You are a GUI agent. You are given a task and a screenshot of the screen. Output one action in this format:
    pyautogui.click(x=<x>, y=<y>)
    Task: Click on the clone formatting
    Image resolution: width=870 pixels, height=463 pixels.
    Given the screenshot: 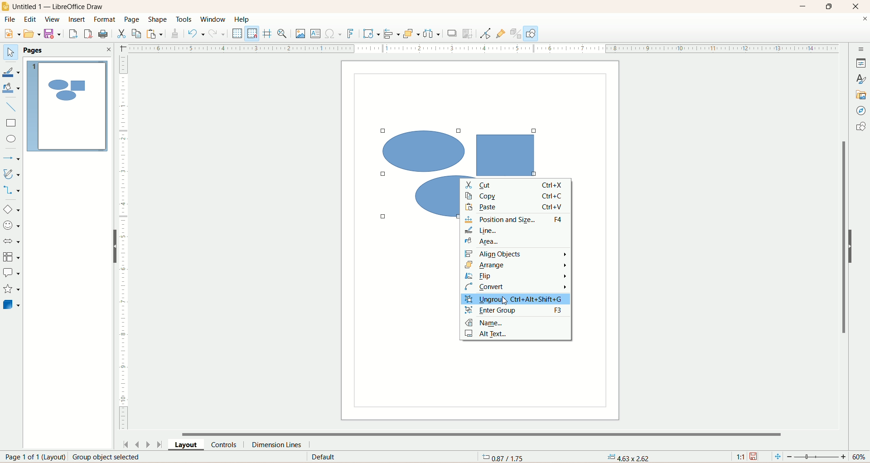 What is the action you would take?
    pyautogui.click(x=176, y=34)
    